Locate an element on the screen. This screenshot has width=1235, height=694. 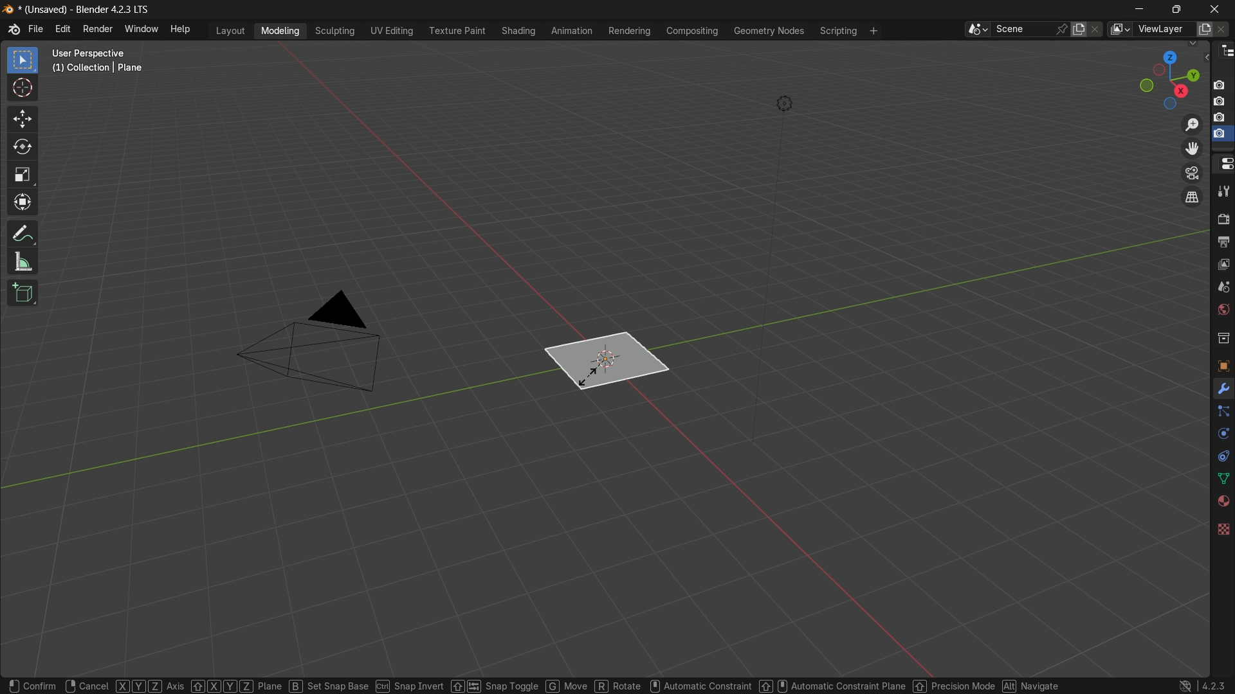
compositing is located at coordinates (691, 31).